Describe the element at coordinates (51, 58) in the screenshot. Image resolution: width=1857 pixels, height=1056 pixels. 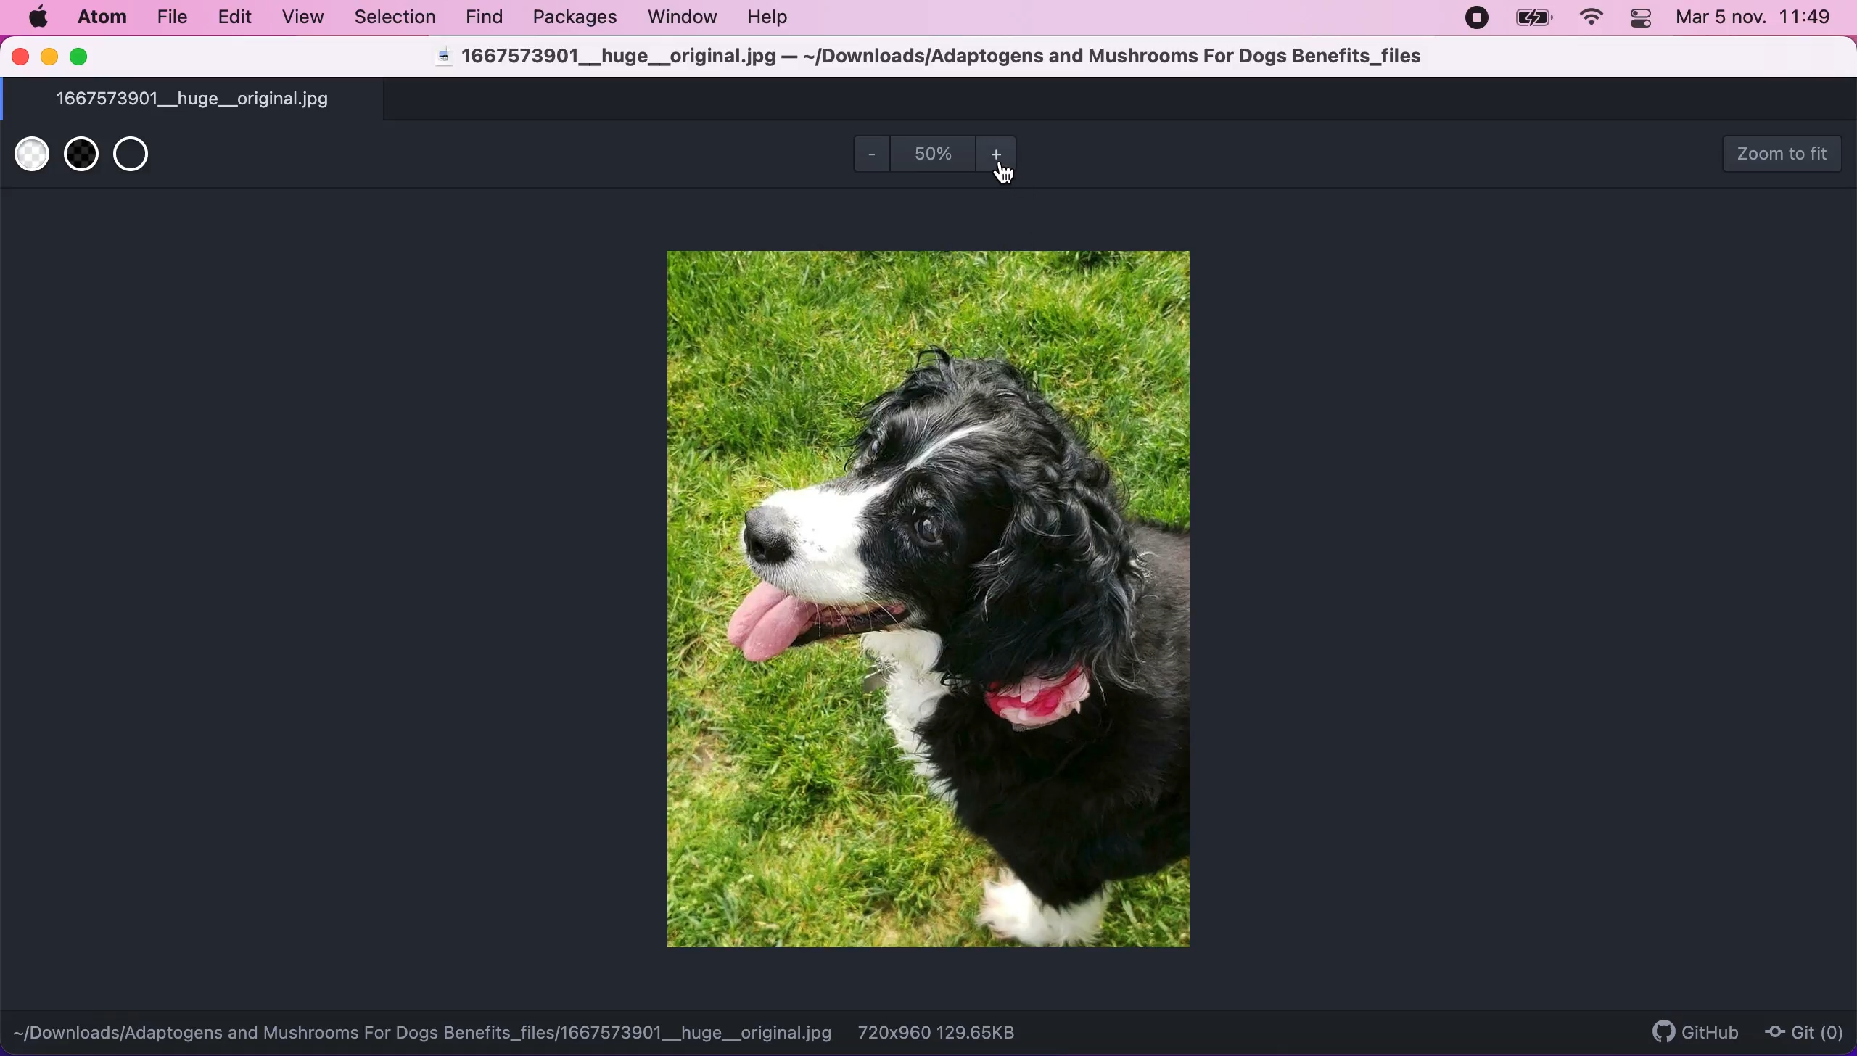
I see `minimize` at that location.